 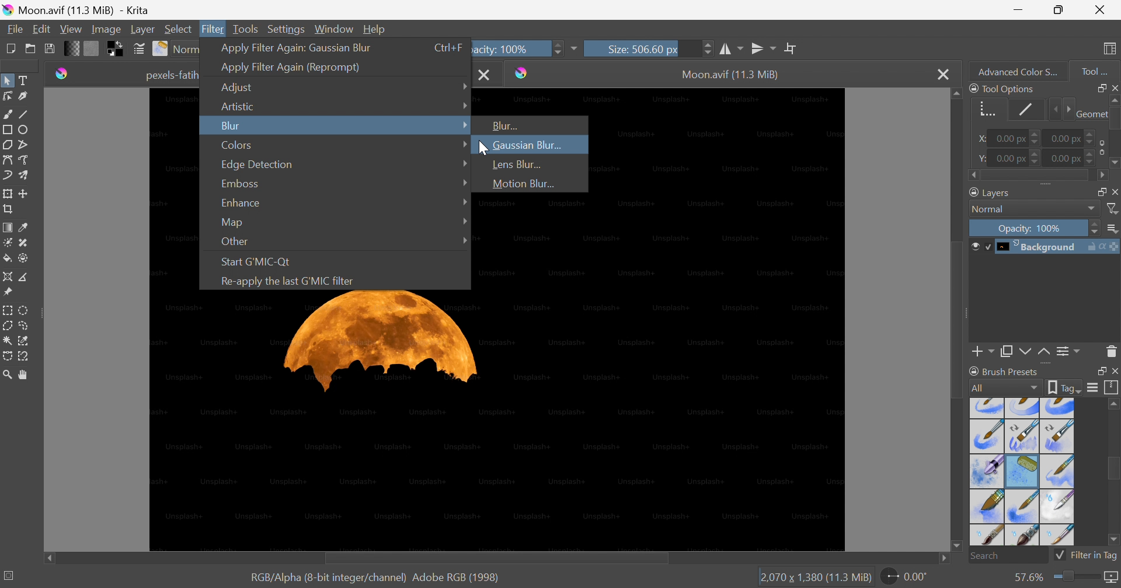 I want to click on No selection, so click(x=10, y=575).